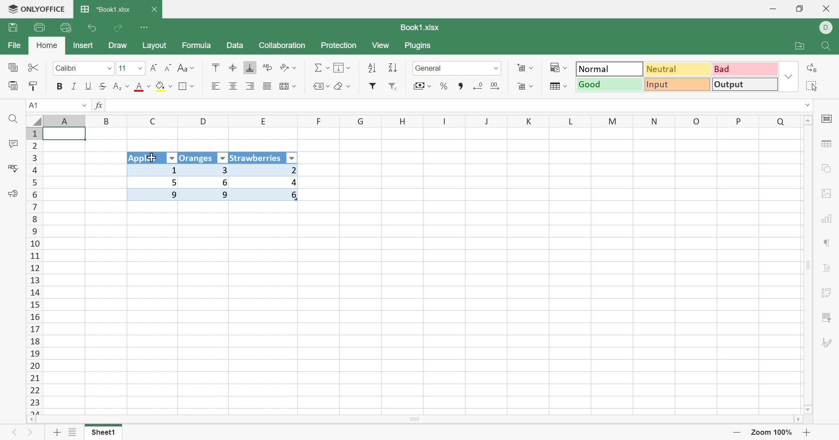 This screenshot has height=440, width=839. Describe the element at coordinates (145, 26) in the screenshot. I see `Customize quick access toolbar` at that location.